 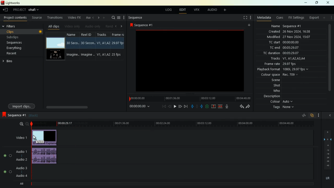 What do you see at coordinates (276, 59) in the screenshot?
I see `tracks` at bounding box center [276, 59].